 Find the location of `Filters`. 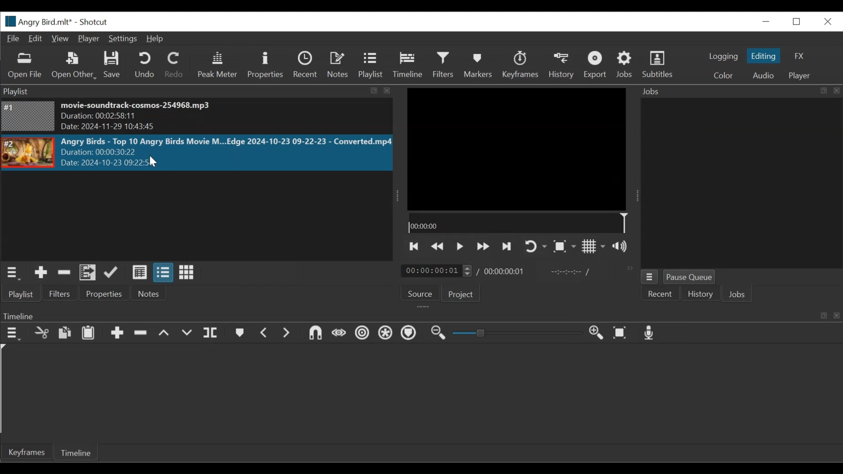

Filters is located at coordinates (444, 66).